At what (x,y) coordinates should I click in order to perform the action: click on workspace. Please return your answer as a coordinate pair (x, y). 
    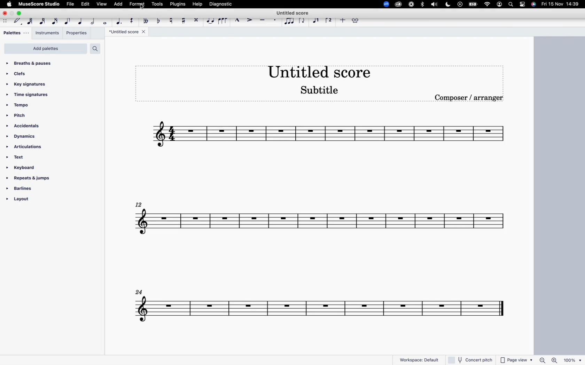
    Looking at the image, I should click on (421, 358).